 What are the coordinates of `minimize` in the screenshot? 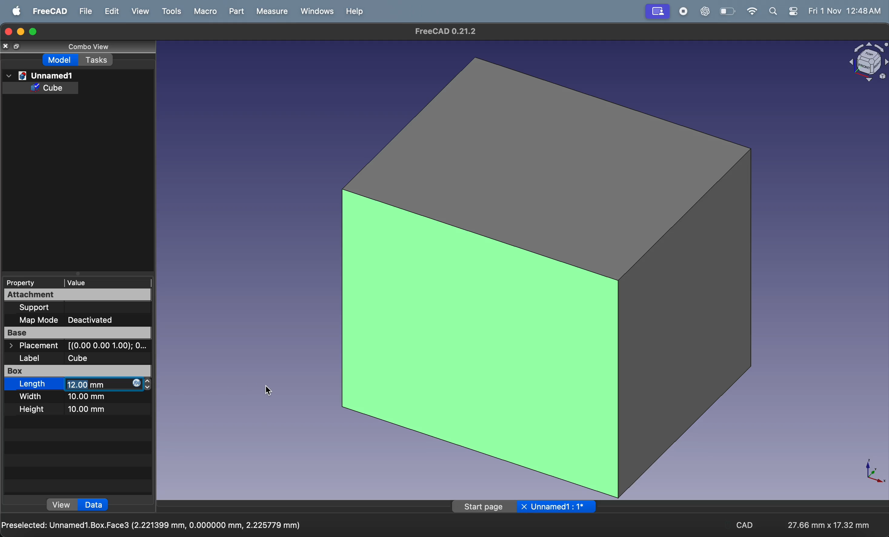 It's located at (22, 31).